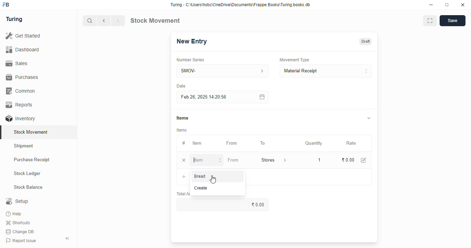 Image resolution: width=471 pixels, height=248 pixels. I want to click on stores information, so click(284, 160).